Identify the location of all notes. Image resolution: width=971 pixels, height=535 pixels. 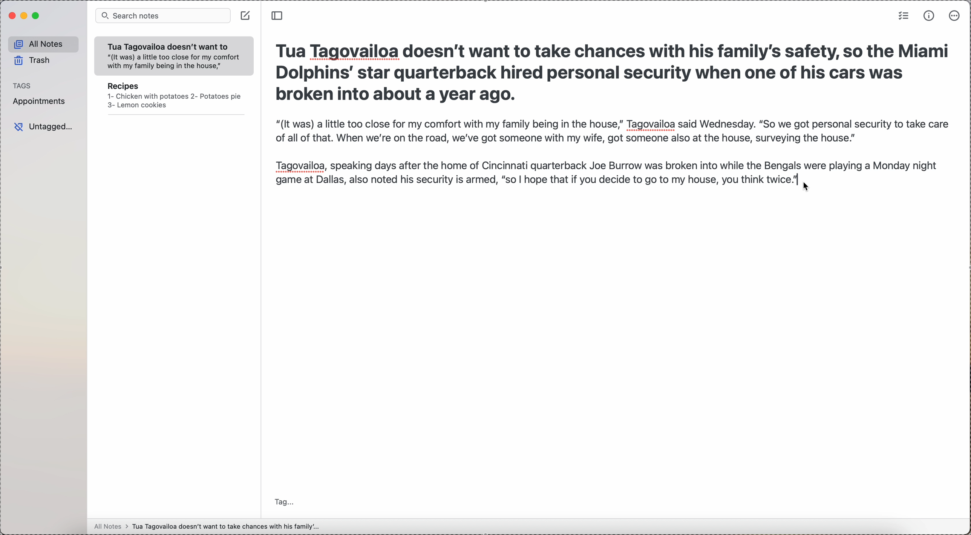
(206, 528).